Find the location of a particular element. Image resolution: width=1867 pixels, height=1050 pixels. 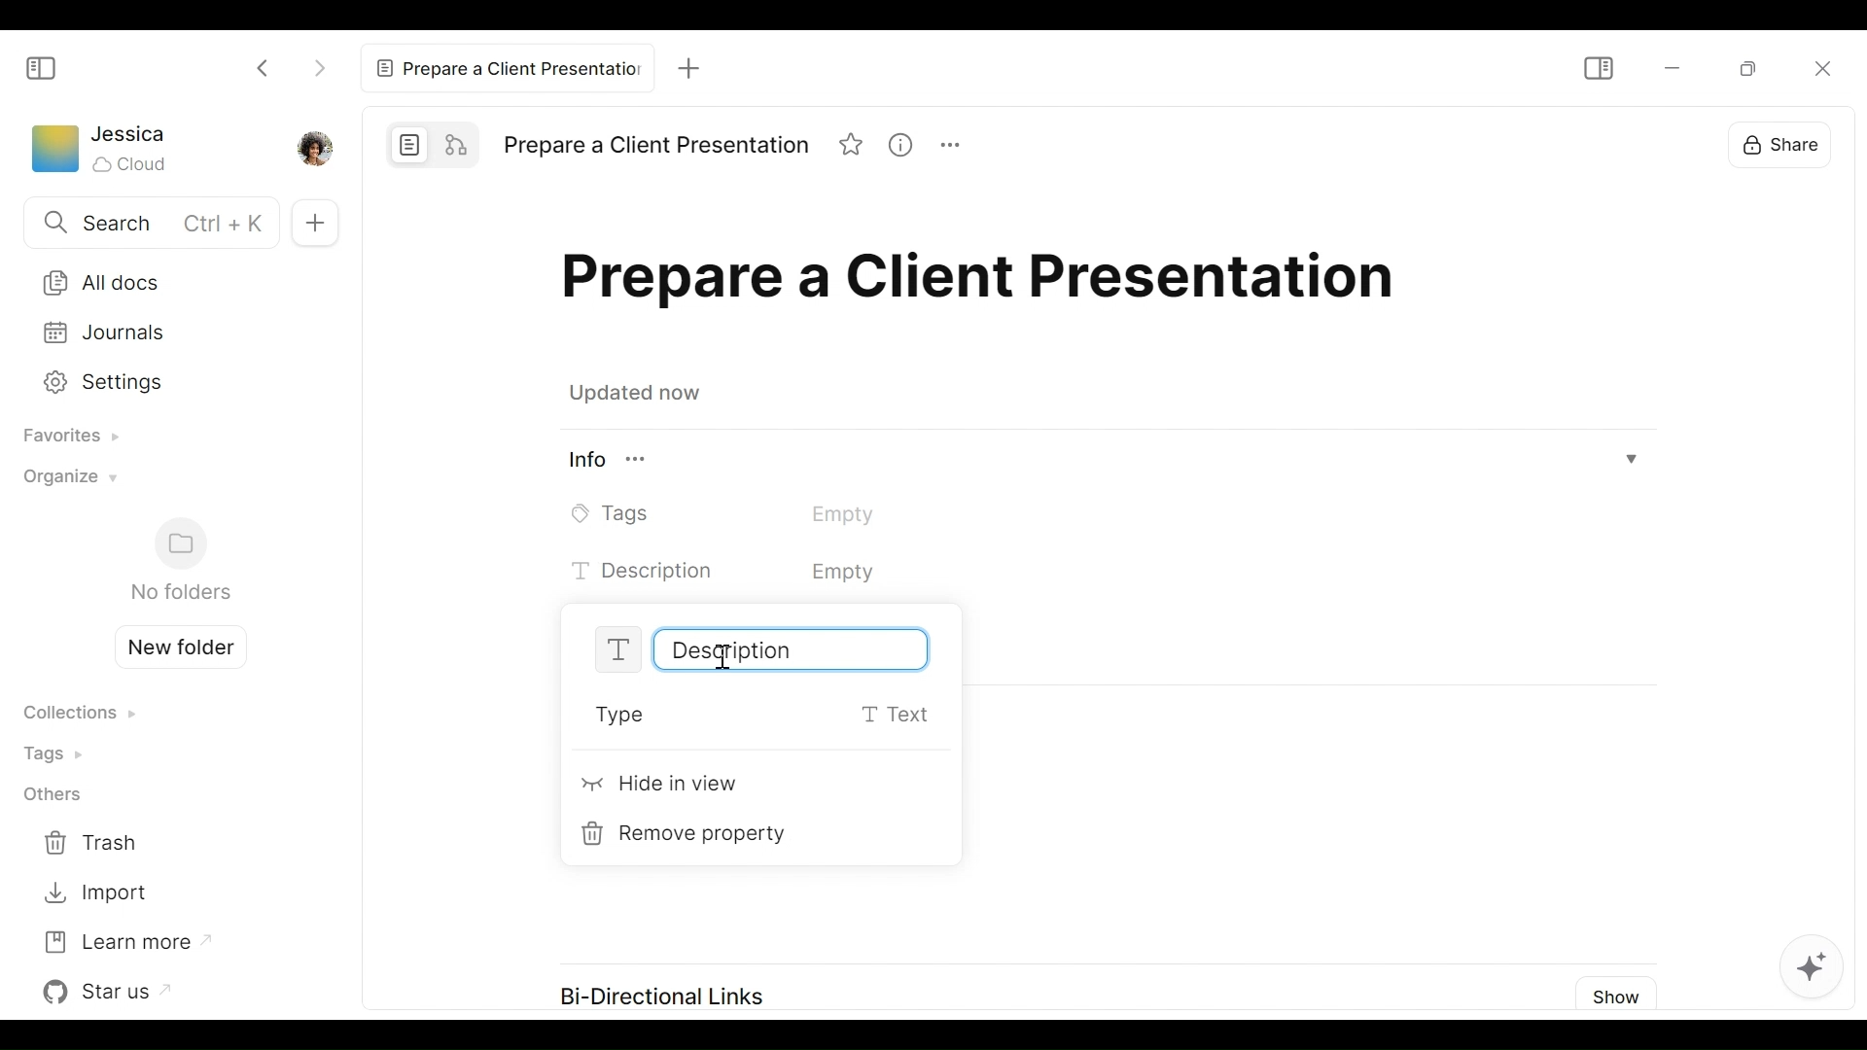

Favorite is located at coordinates (853, 147).